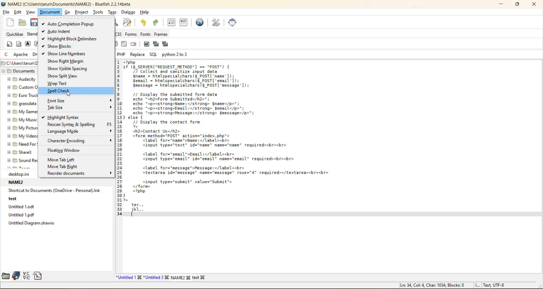 The image size is (543, 289). What do you see at coordinates (64, 61) in the screenshot?
I see `show right margin` at bounding box center [64, 61].